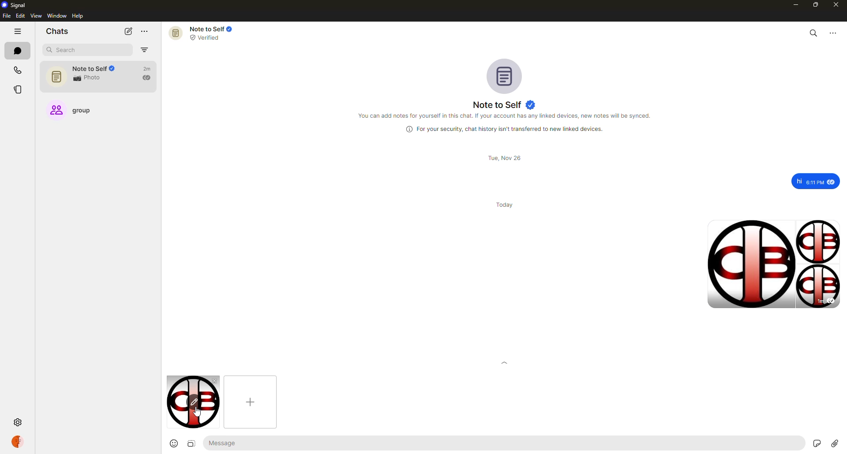 Image resolution: width=847 pixels, height=454 pixels. What do you see at coordinates (57, 31) in the screenshot?
I see `chats` at bounding box center [57, 31].